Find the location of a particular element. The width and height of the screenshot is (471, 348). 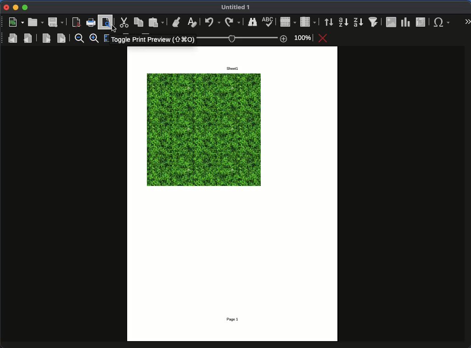

image is located at coordinates (391, 22).